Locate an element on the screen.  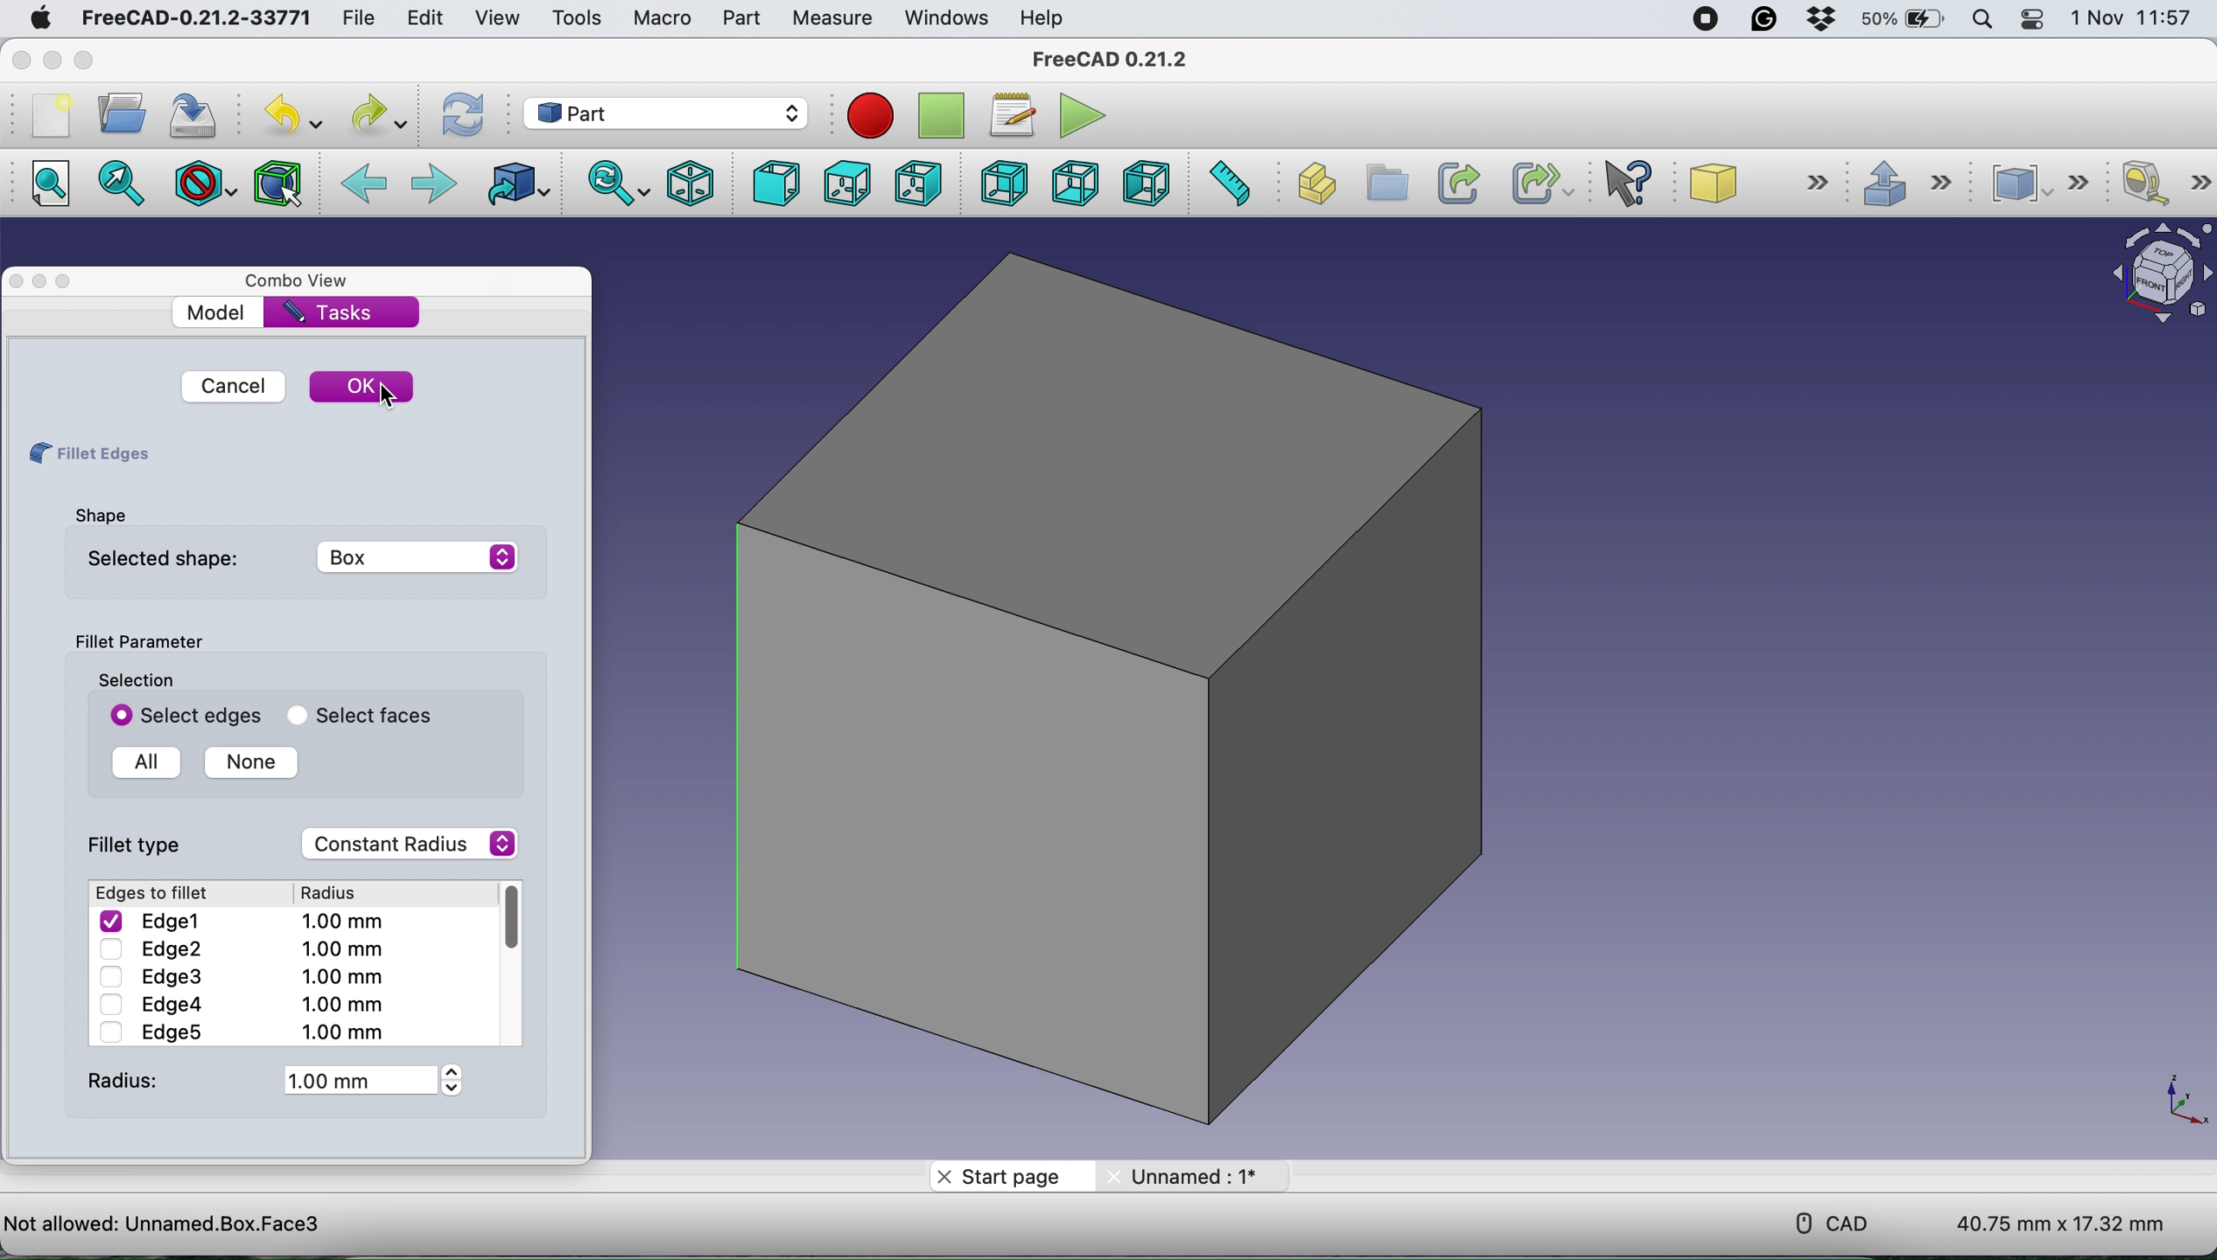
Fillet type - Constant Radius is located at coordinates (306, 844).